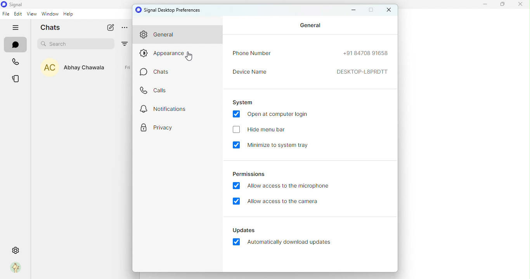 The height and width of the screenshot is (279, 530). Describe the element at coordinates (262, 130) in the screenshot. I see `hide menu bar` at that location.